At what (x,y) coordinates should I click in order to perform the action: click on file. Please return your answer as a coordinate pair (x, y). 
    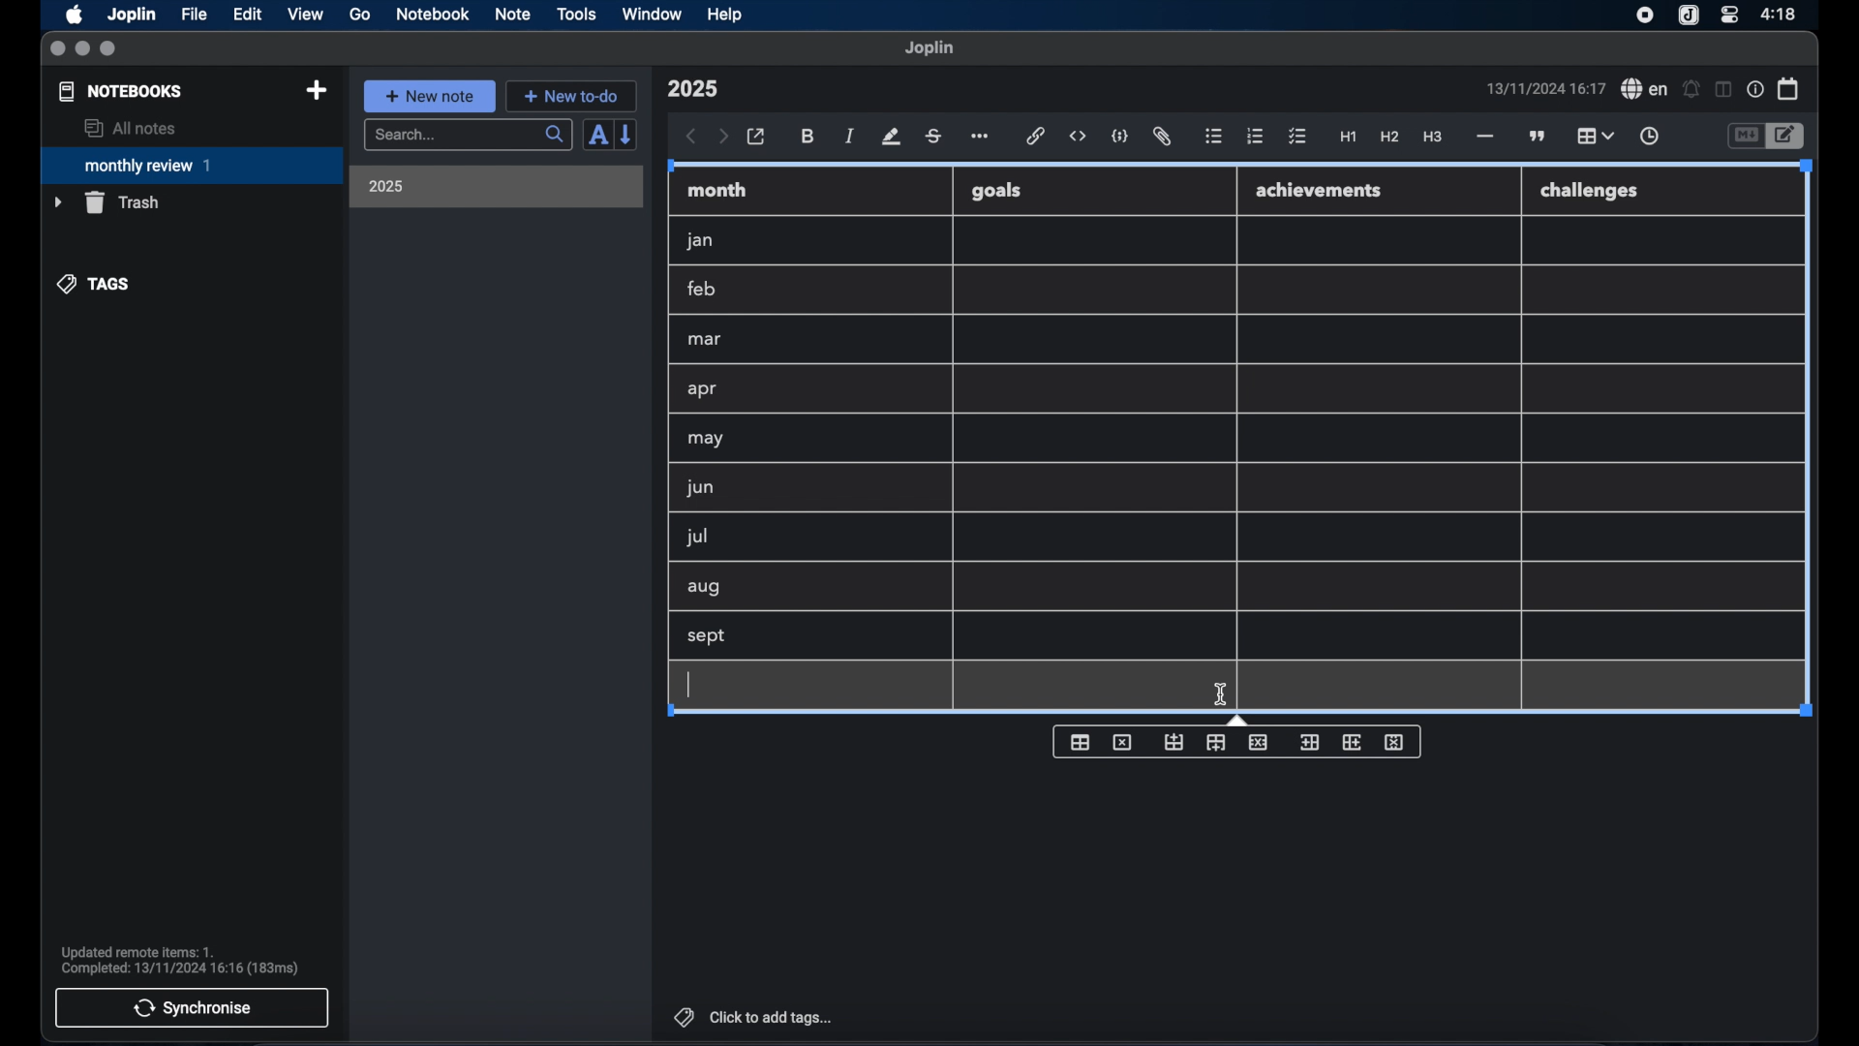
    Looking at the image, I should click on (194, 15).